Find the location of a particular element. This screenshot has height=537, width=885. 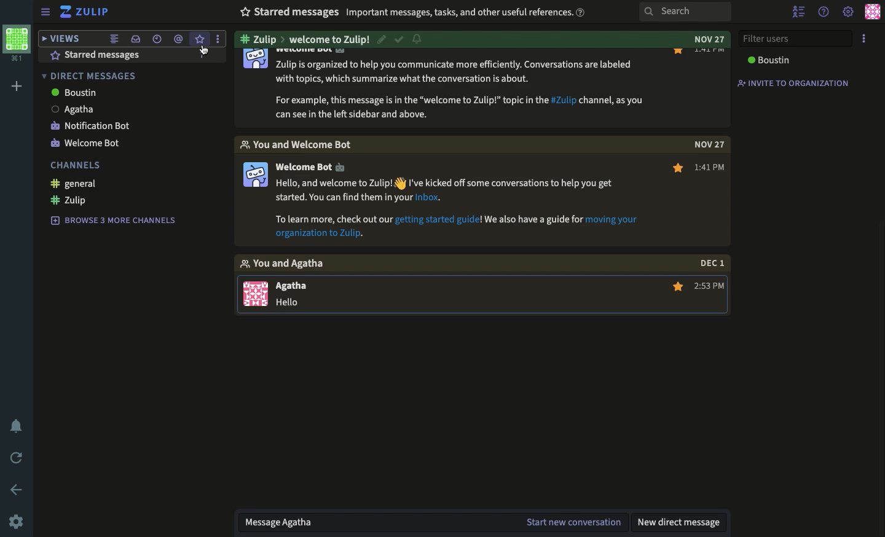

time 2:53 PM is located at coordinates (710, 288).